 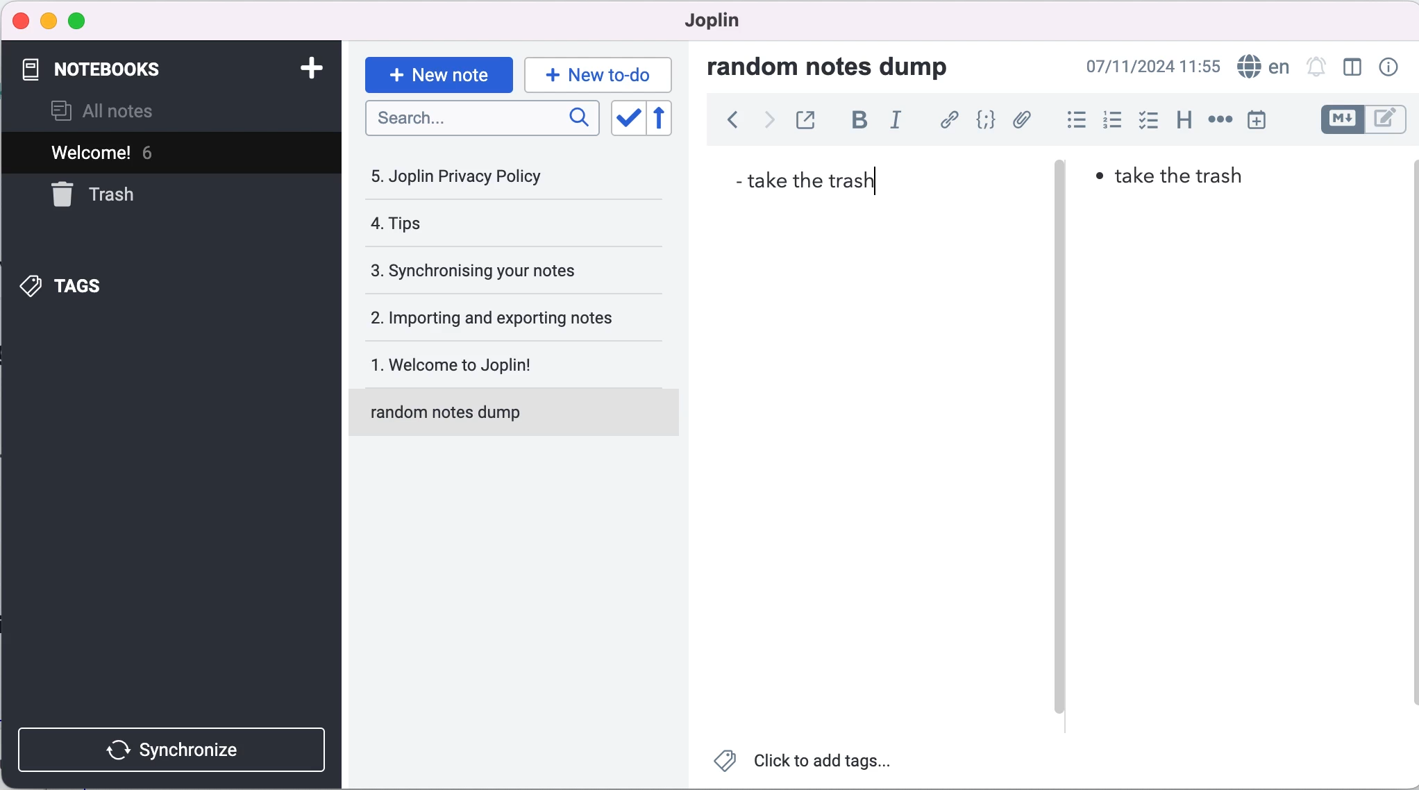 I want to click on click to add tags, so click(x=809, y=764).